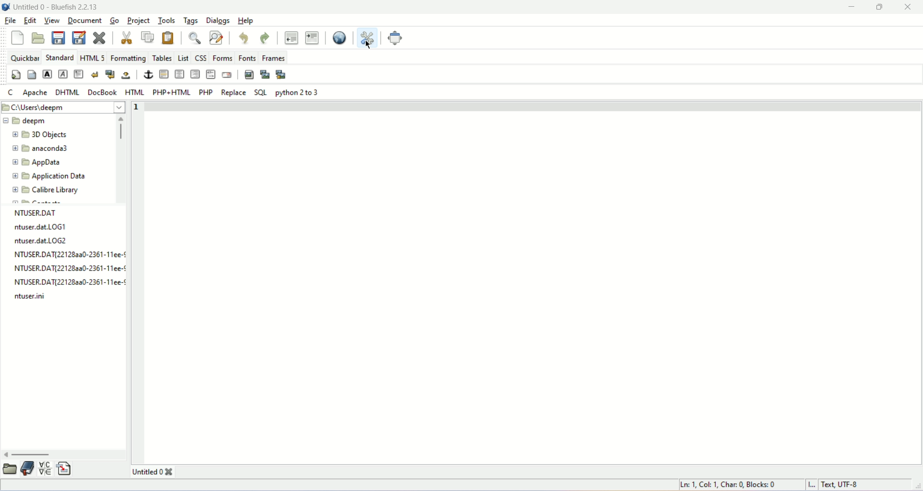 The width and height of the screenshot is (923, 491). Describe the element at coordinates (273, 58) in the screenshot. I see `frames` at that location.